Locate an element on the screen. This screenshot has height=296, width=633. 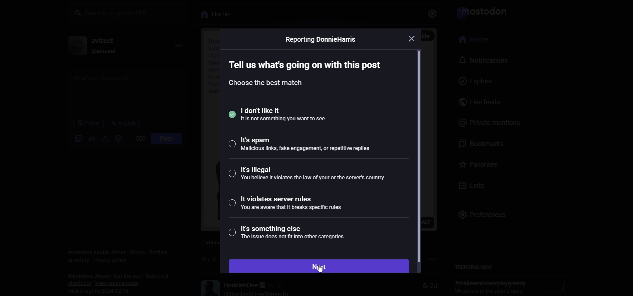
public is located at coordinates (85, 123).